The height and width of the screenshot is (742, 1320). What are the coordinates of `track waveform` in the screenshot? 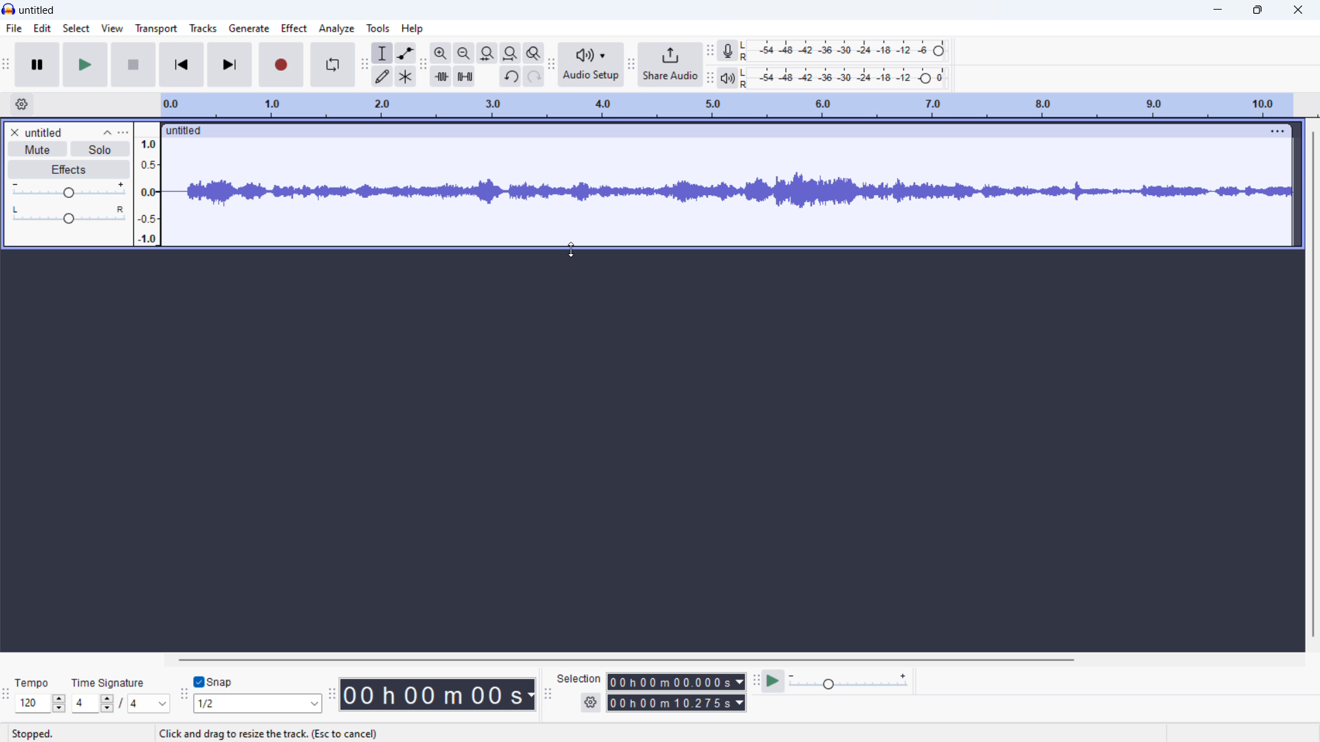 It's located at (725, 191).